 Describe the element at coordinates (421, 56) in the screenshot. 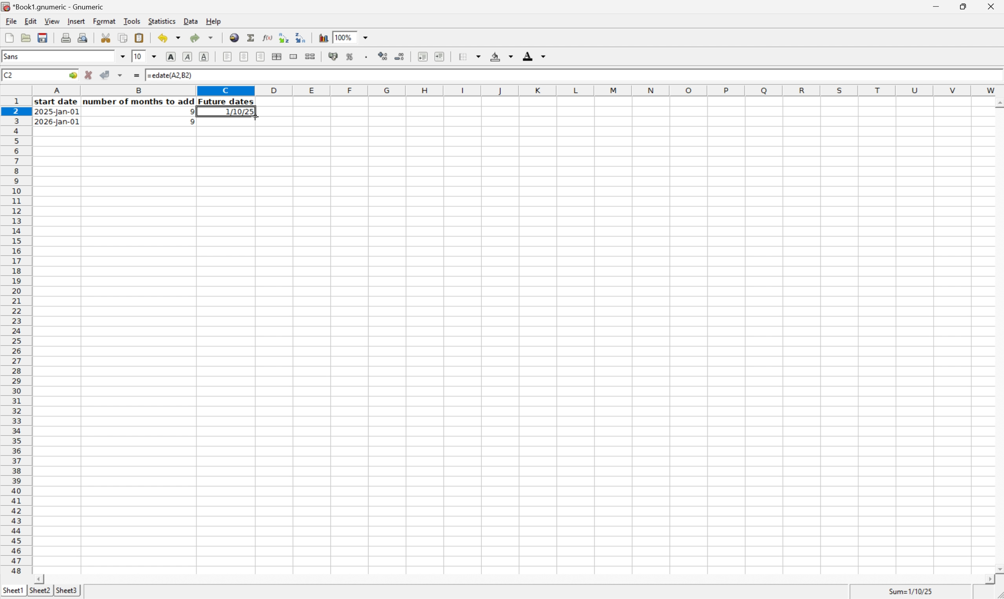

I see `Decrease indent, and align the contents to the left` at that location.